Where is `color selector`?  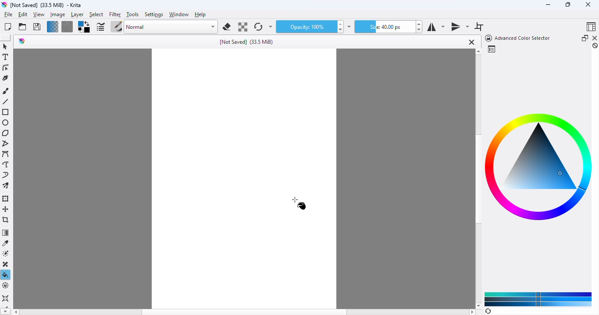 color selector is located at coordinates (491, 49).